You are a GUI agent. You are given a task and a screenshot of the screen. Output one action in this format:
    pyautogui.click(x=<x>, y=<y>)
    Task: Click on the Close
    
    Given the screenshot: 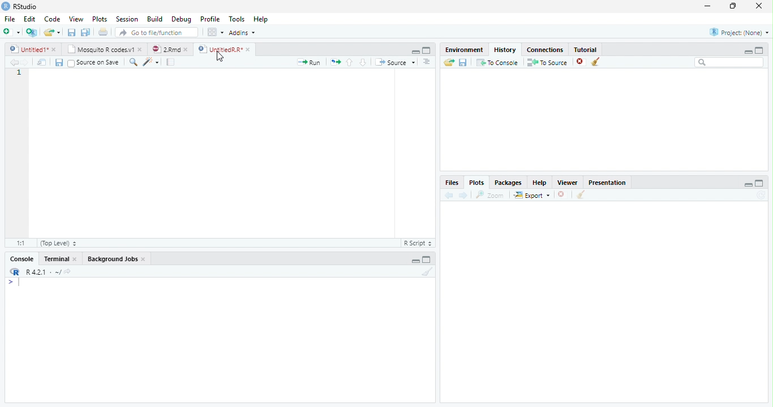 What is the action you would take?
    pyautogui.click(x=756, y=7)
    